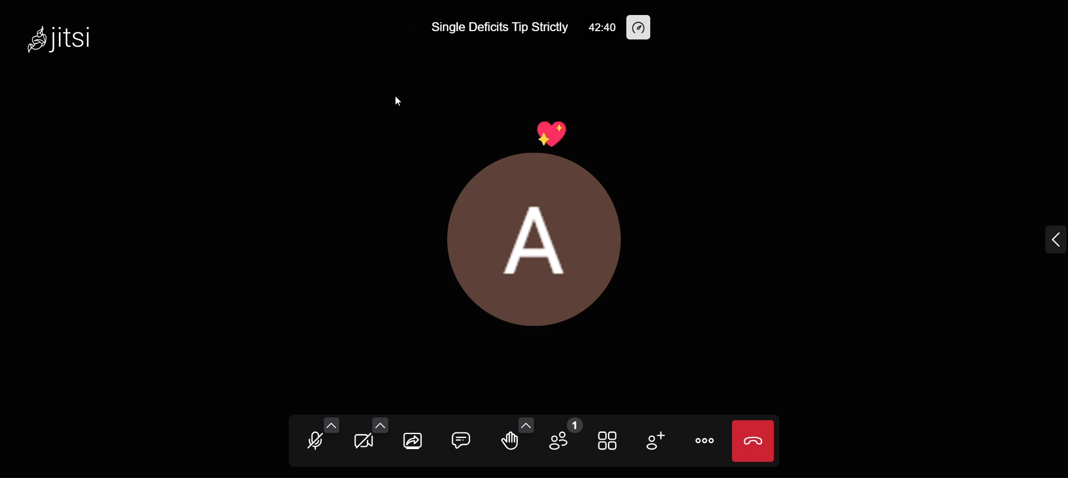 This screenshot has height=478, width=1068. What do you see at coordinates (333, 425) in the screenshot?
I see `audio setting` at bounding box center [333, 425].